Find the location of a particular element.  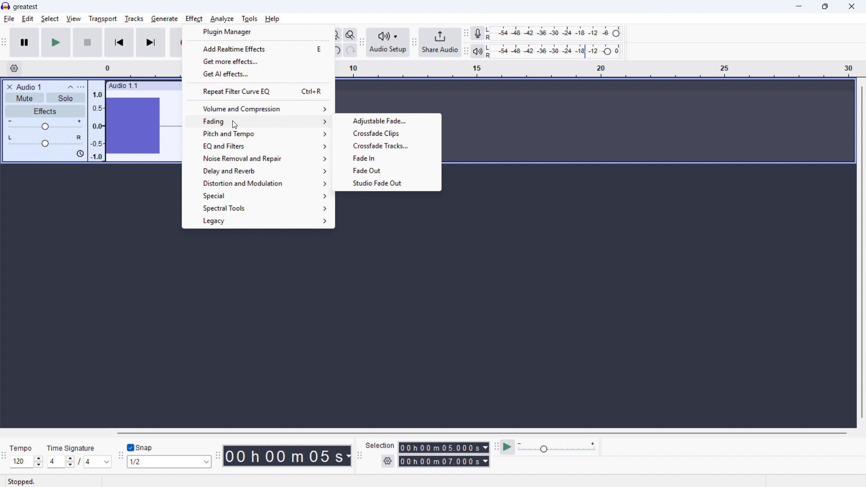

stop  is located at coordinates (88, 42).